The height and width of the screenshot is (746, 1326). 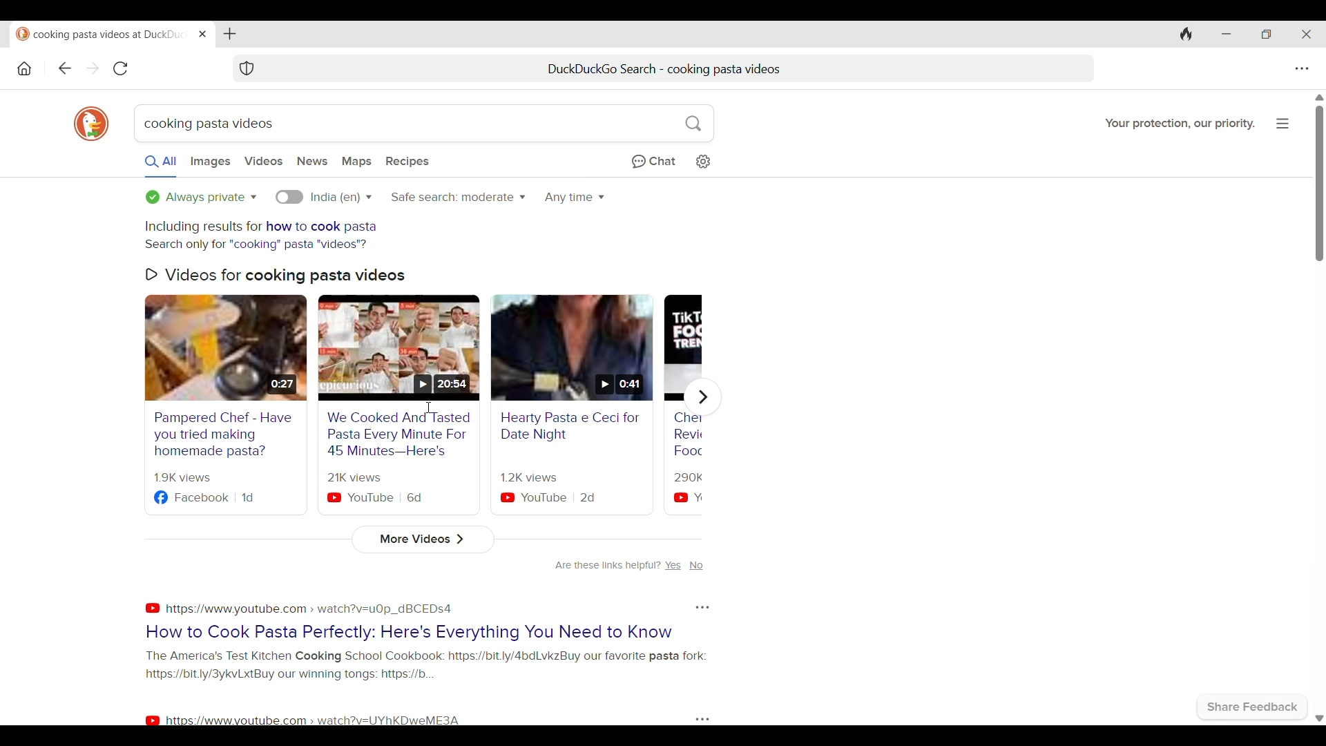 I want to click on Search results with maps only, so click(x=356, y=162).